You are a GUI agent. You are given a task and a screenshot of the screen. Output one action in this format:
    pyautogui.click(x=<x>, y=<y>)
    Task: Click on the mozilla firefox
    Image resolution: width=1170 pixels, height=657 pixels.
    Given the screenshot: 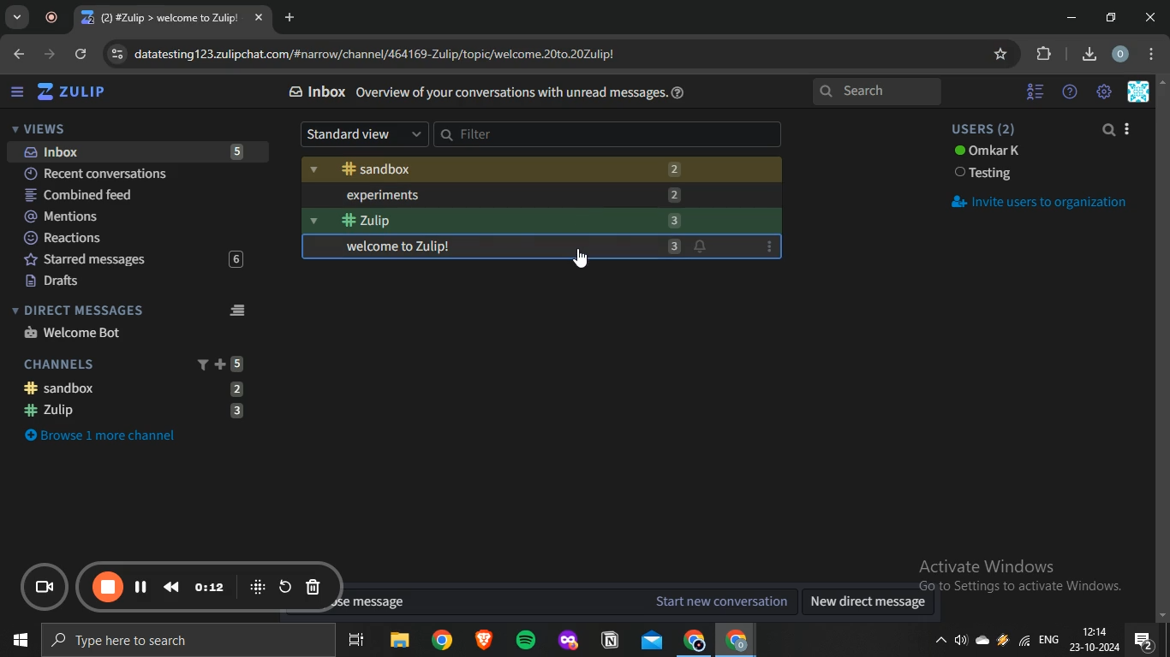 What is the action you would take?
    pyautogui.click(x=567, y=641)
    